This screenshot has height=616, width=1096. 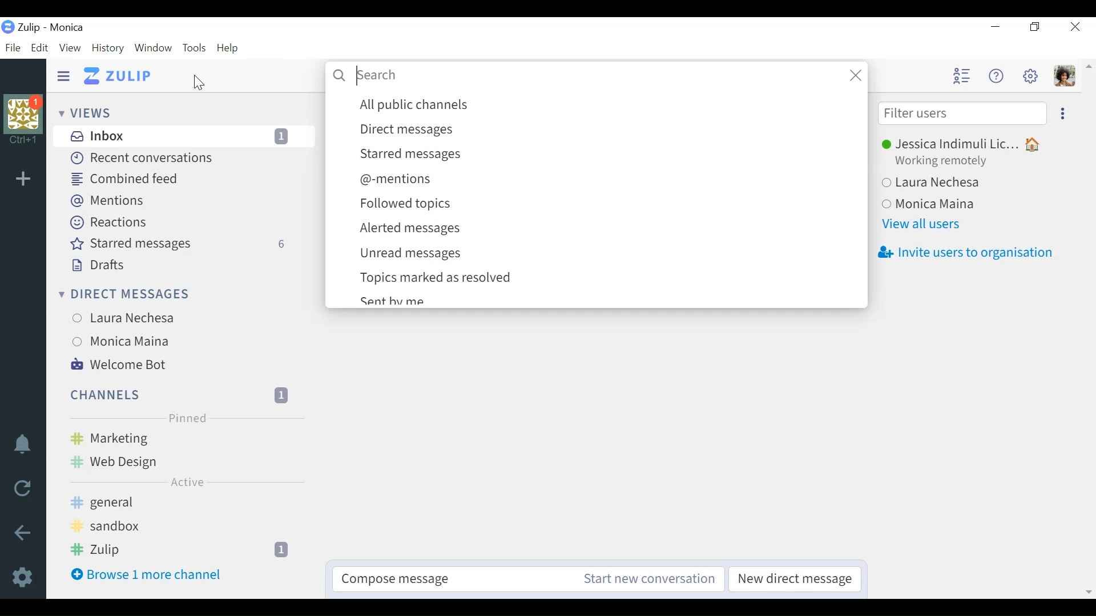 I want to click on Alerted messages, so click(x=607, y=229).